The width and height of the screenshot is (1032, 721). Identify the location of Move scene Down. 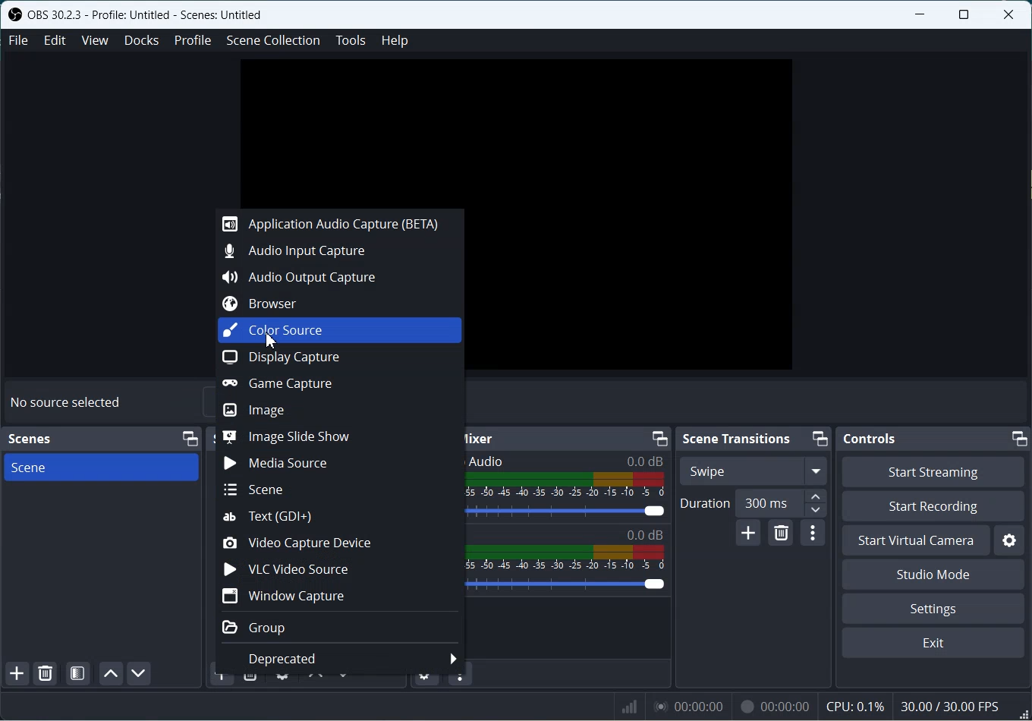
(139, 673).